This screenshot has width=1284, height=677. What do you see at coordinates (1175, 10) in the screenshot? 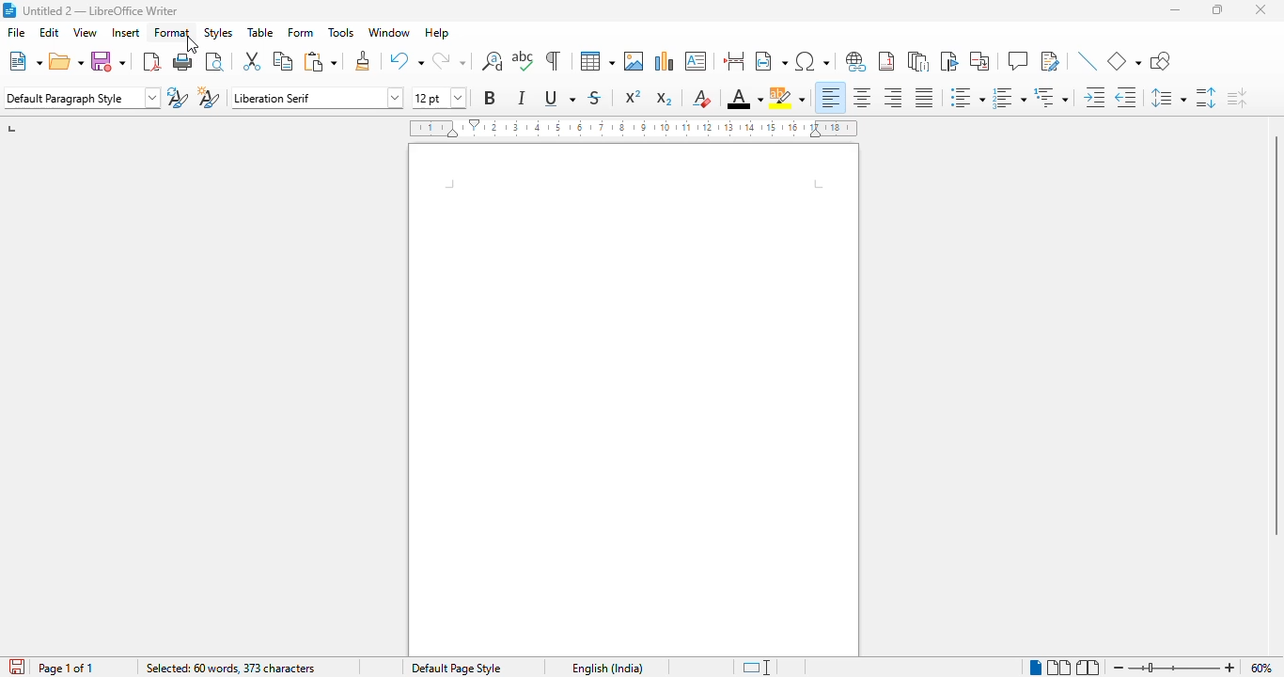
I see `minimize` at bounding box center [1175, 10].